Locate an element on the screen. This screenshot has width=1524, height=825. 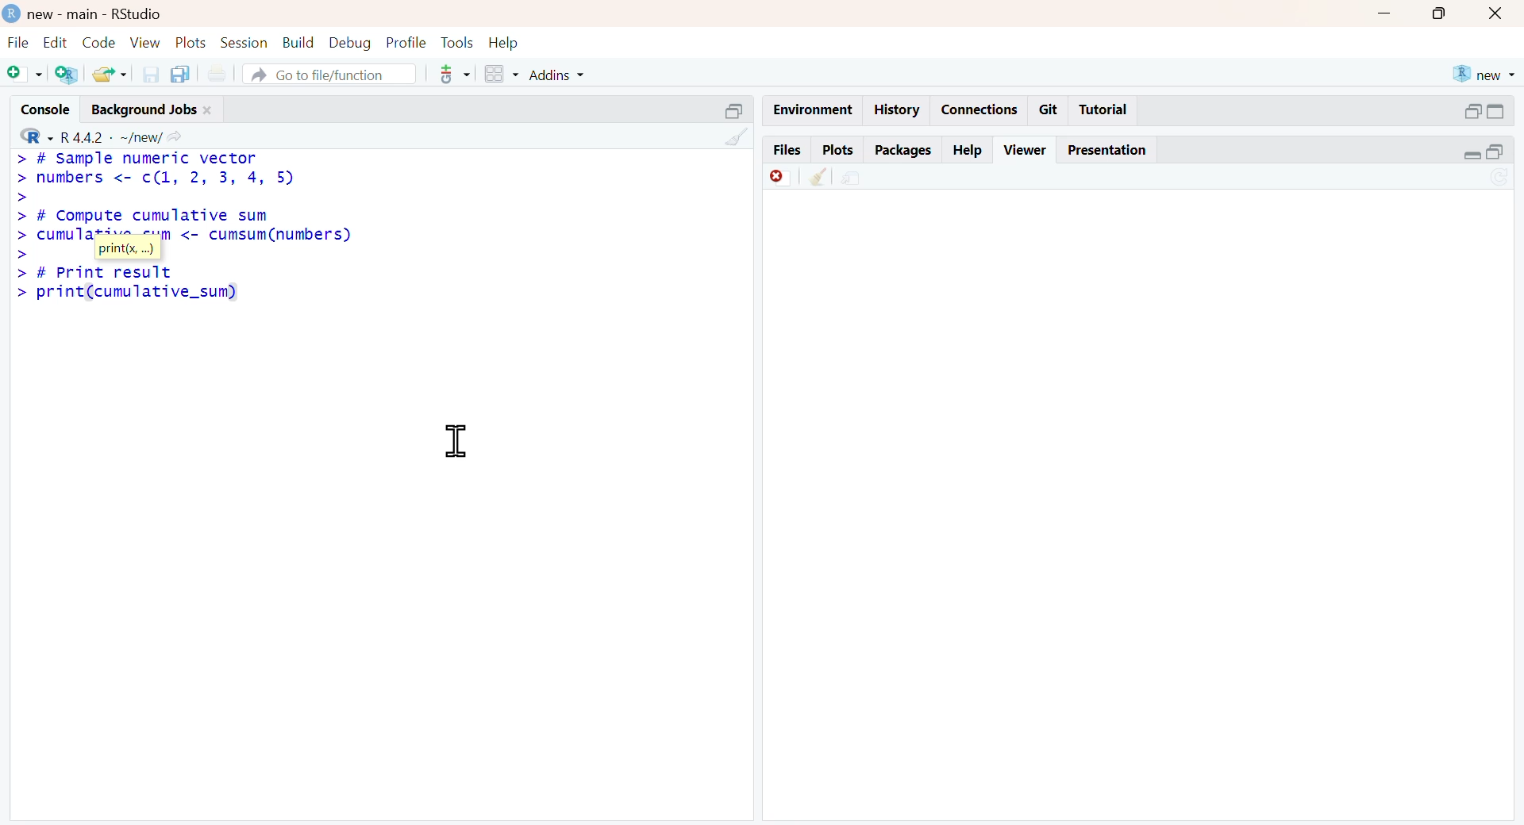
plots is located at coordinates (190, 40).